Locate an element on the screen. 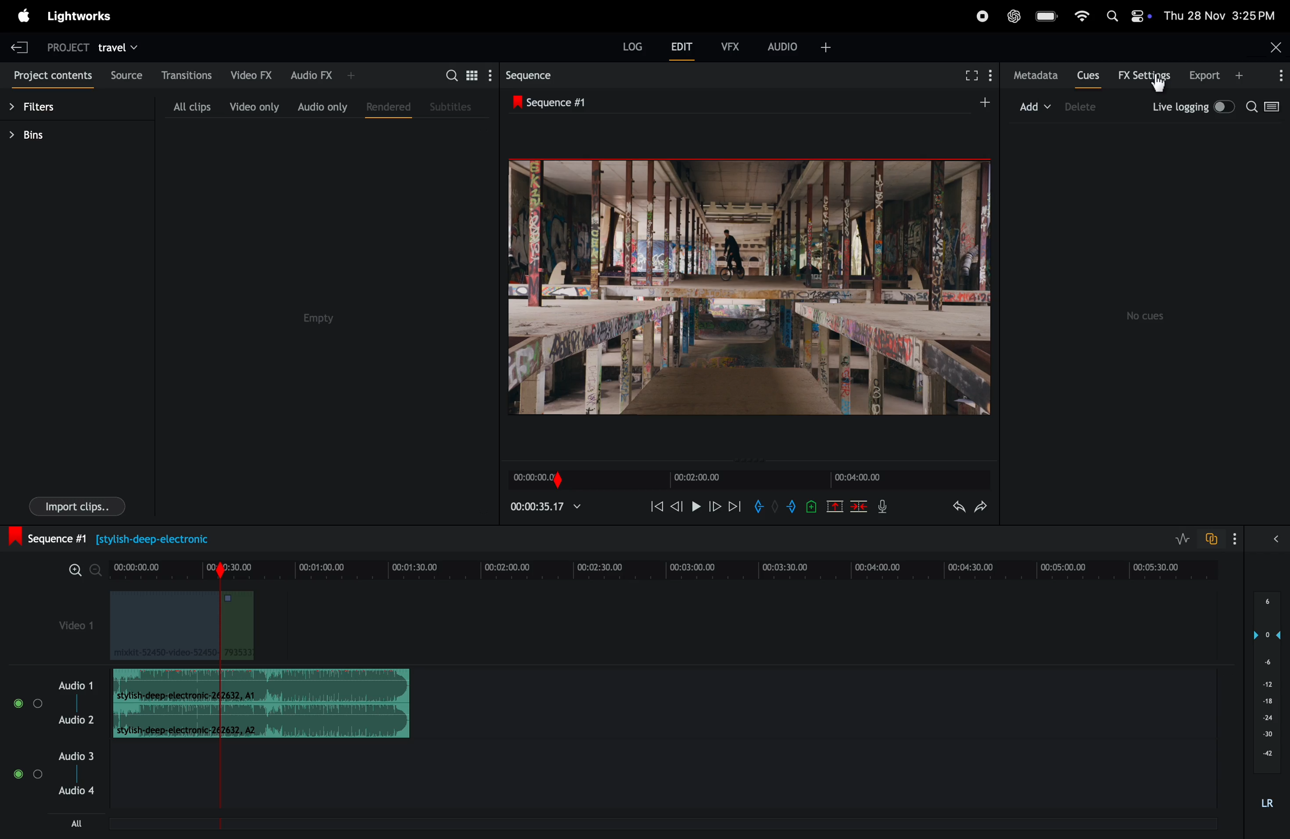 Image resolution: width=1290 pixels, height=839 pixels. zoom in zoom out is located at coordinates (84, 571).